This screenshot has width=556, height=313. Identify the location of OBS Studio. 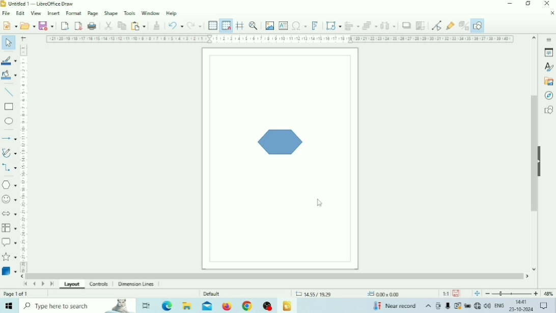
(267, 306).